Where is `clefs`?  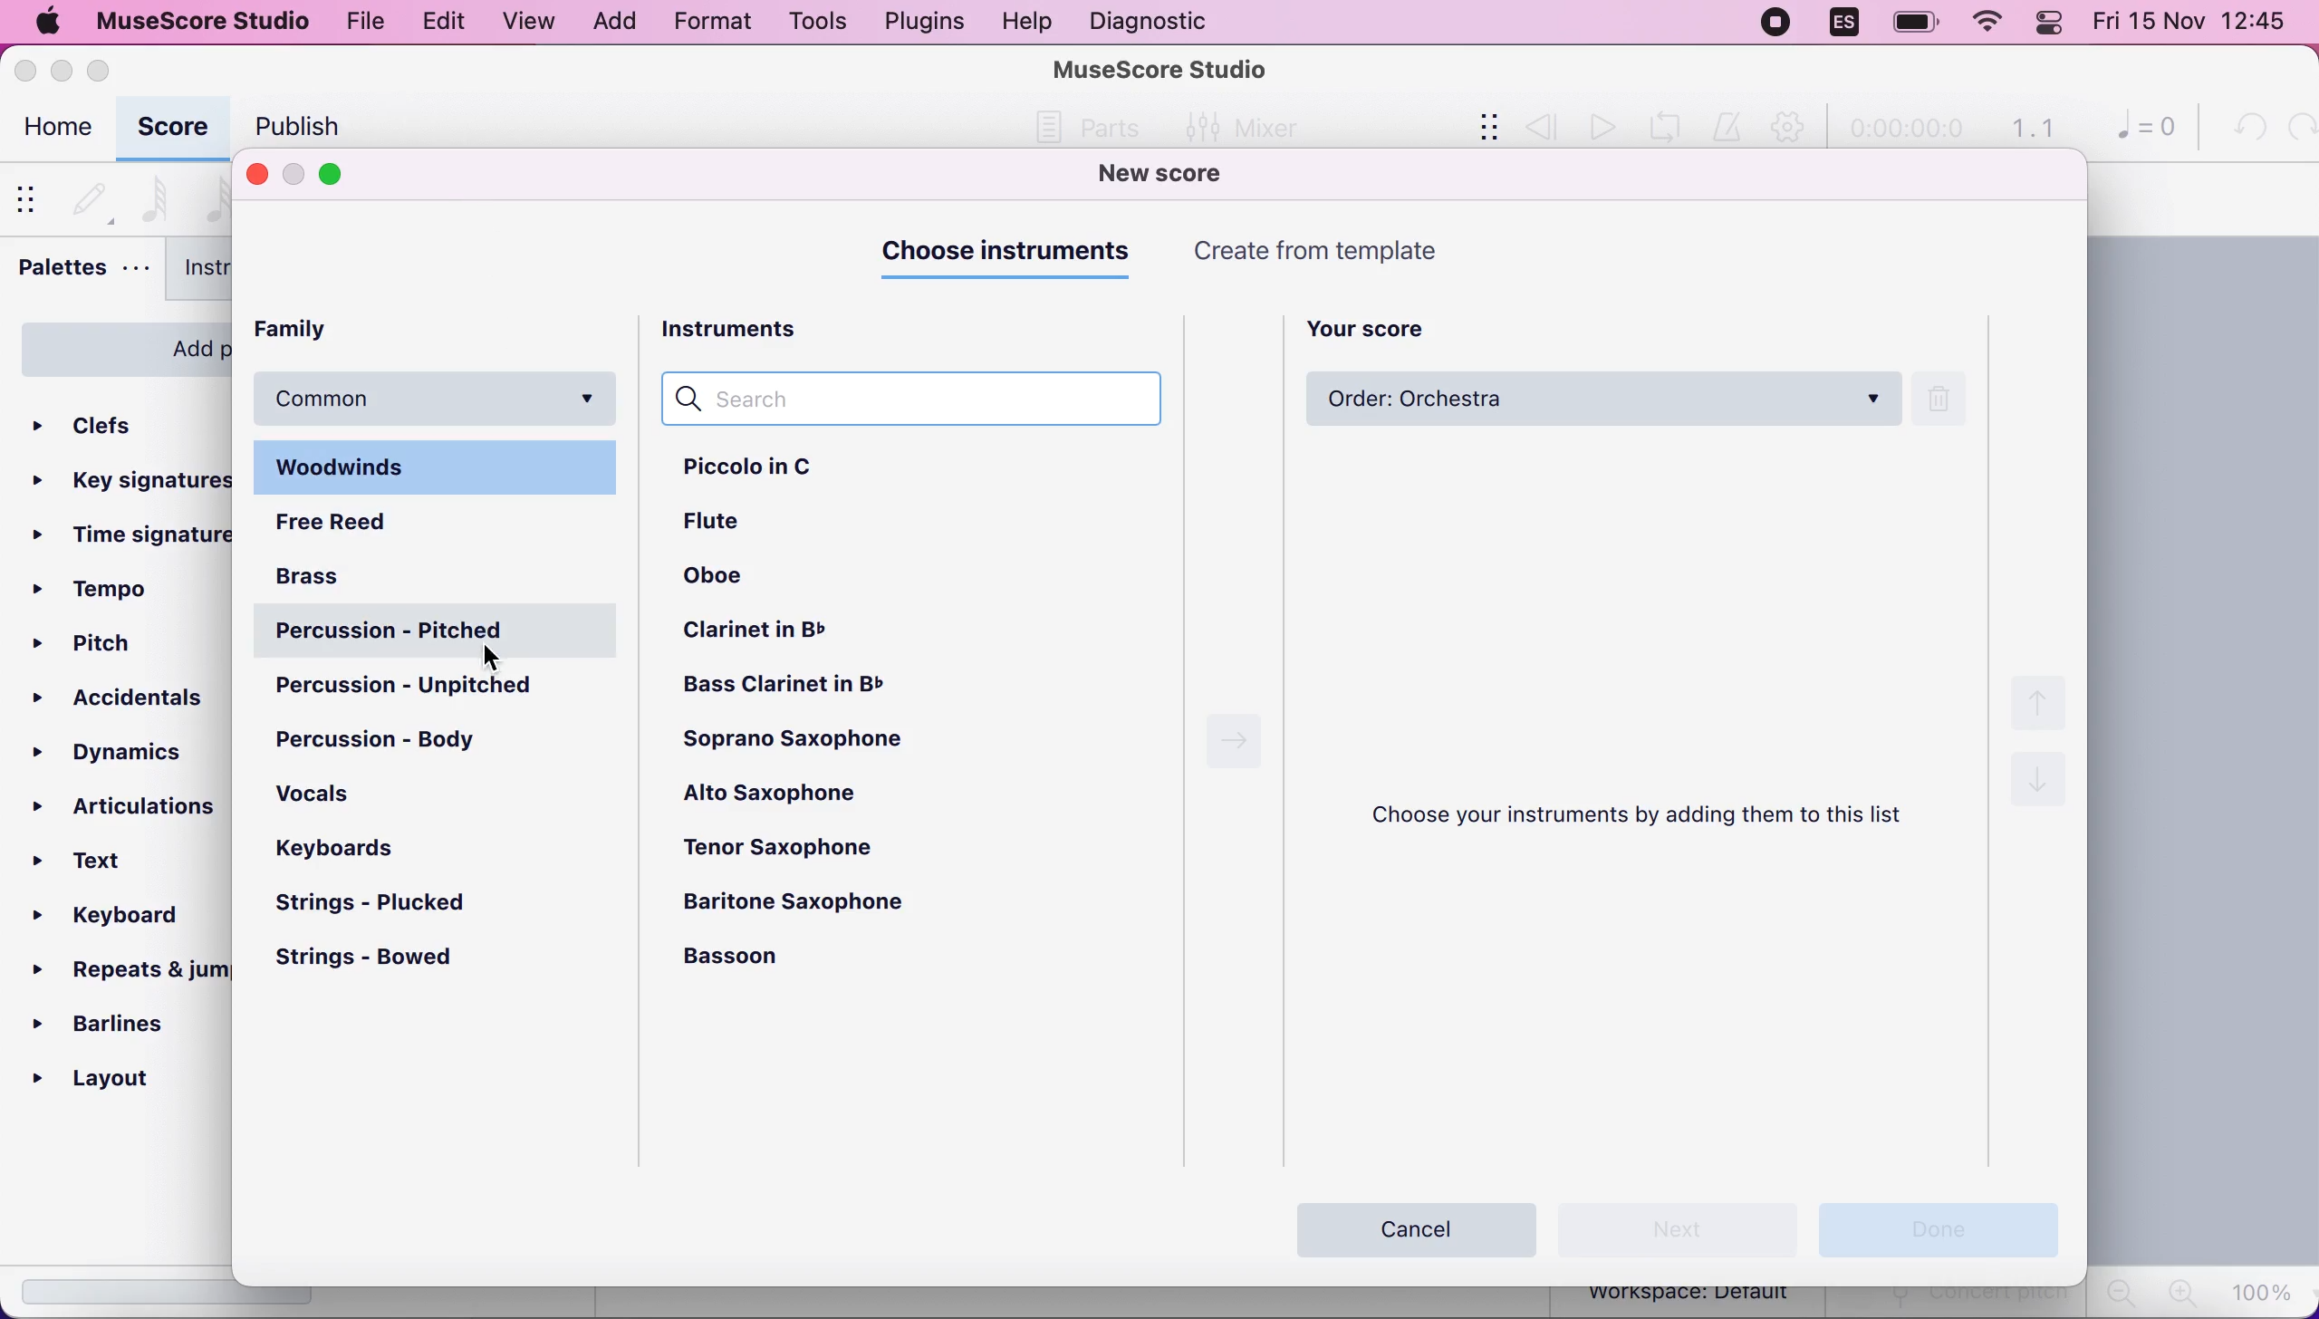 clefs is located at coordinates (118, 419).